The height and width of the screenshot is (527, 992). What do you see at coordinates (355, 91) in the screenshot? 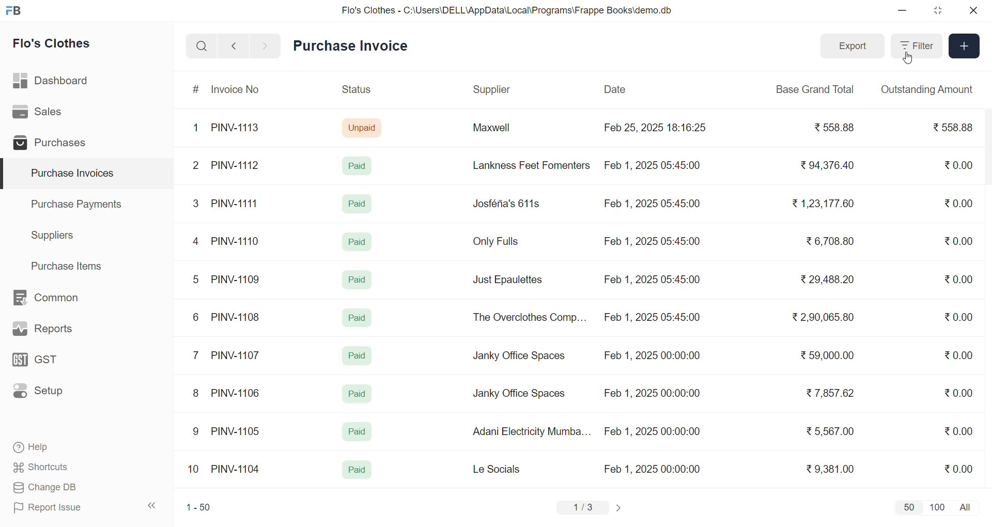
I see `Status` at bounding box center [355, 91].